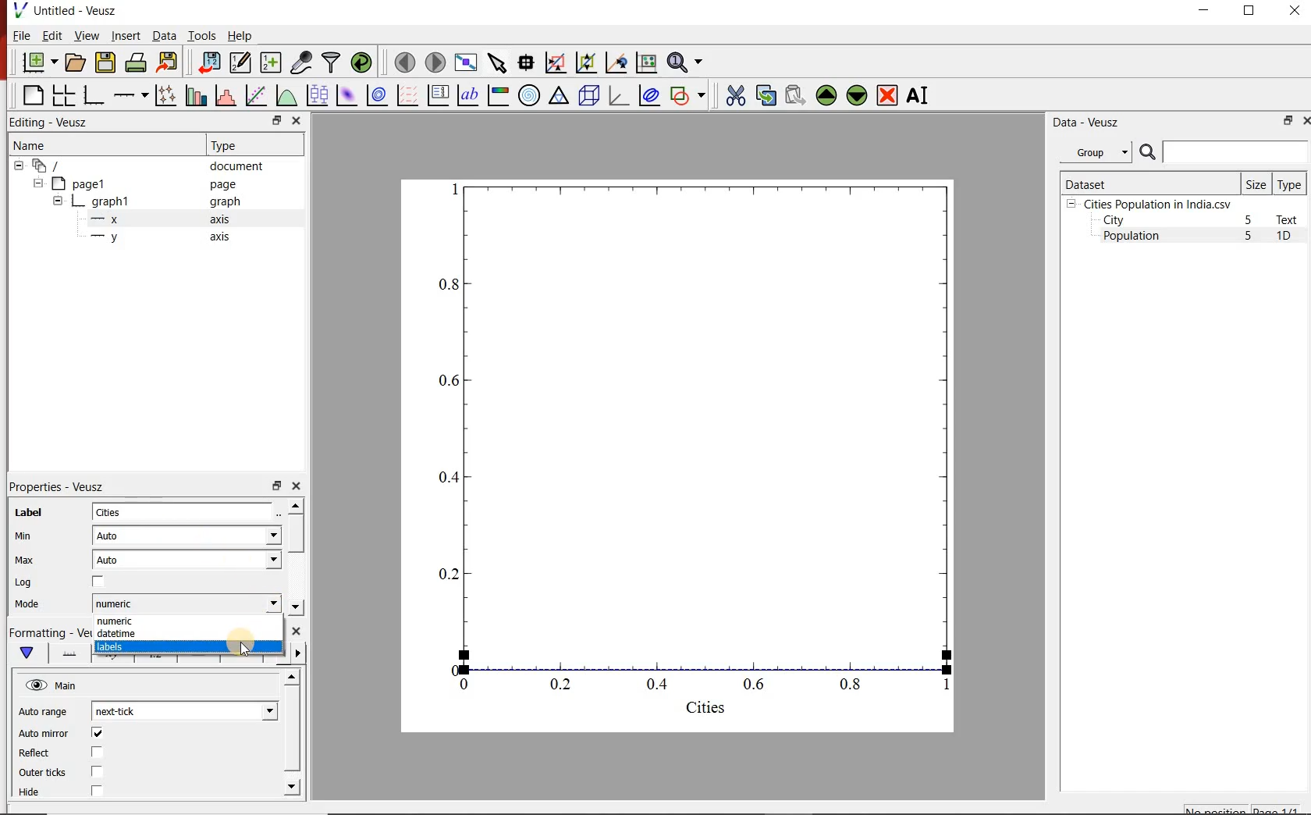  I want to click on create new datasets using available options, so click(268, 62).